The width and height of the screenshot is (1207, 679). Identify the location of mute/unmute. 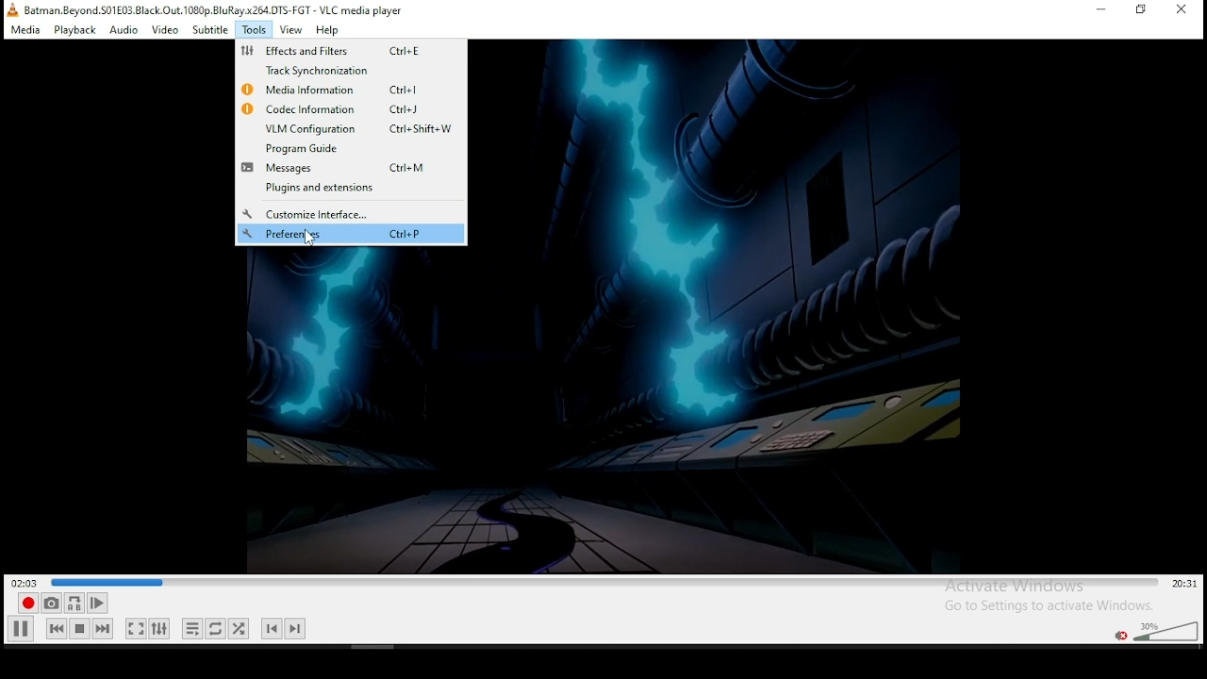
(1119, 635).